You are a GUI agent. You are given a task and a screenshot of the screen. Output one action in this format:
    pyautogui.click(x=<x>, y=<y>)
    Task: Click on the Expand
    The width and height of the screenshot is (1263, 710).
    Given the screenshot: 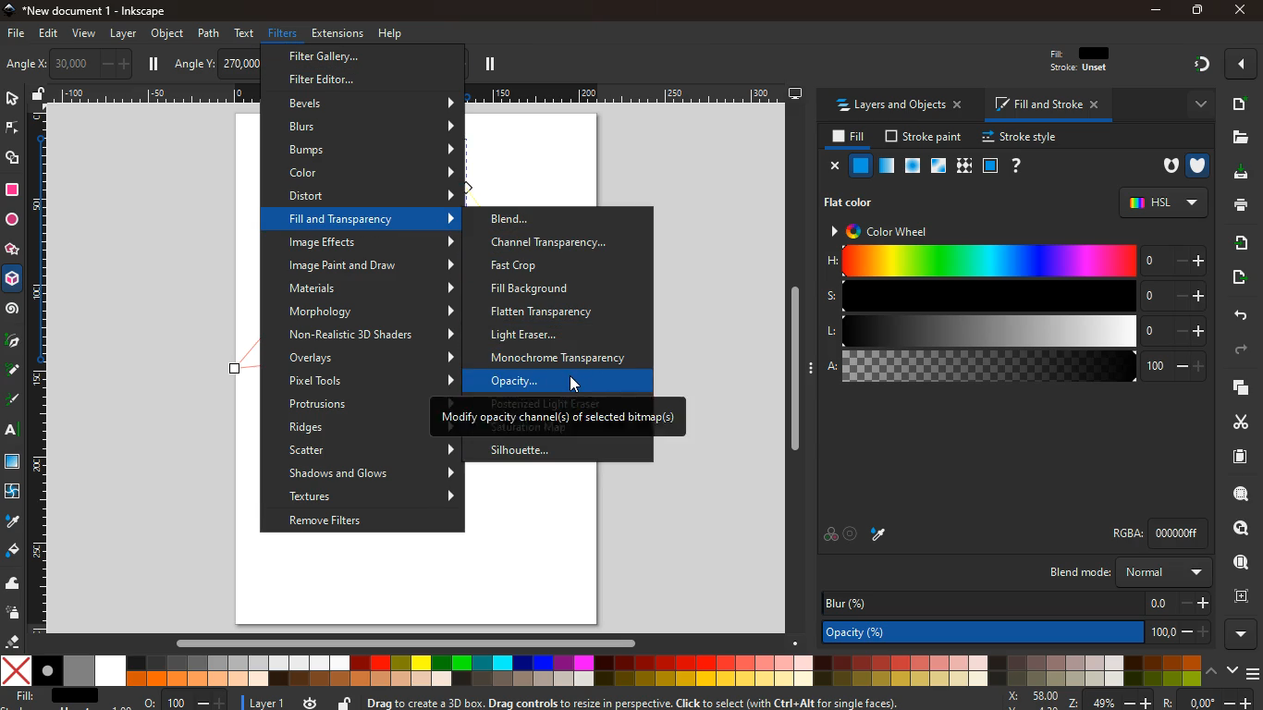 What is the action you would take?
    pyautogui.click(x=813, y=367)
    